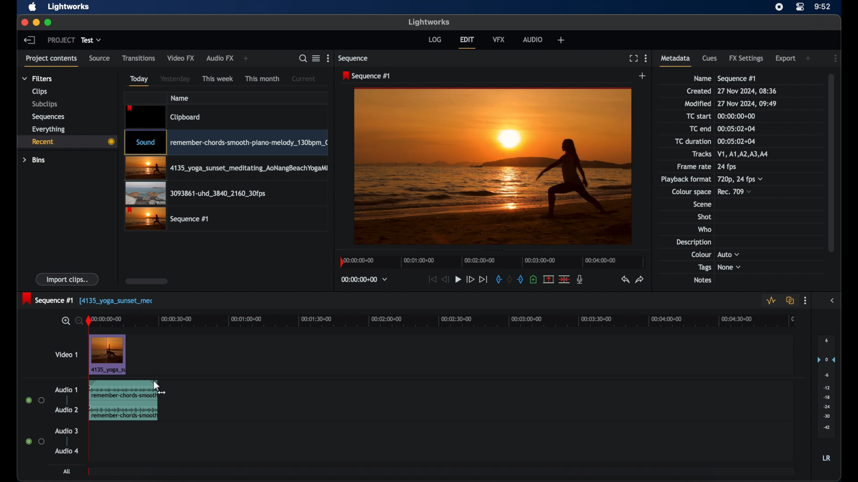  What do you see at coordinates (67, 452) in the screenshot?
I see `audio 4` at bounding box center [67, 452].